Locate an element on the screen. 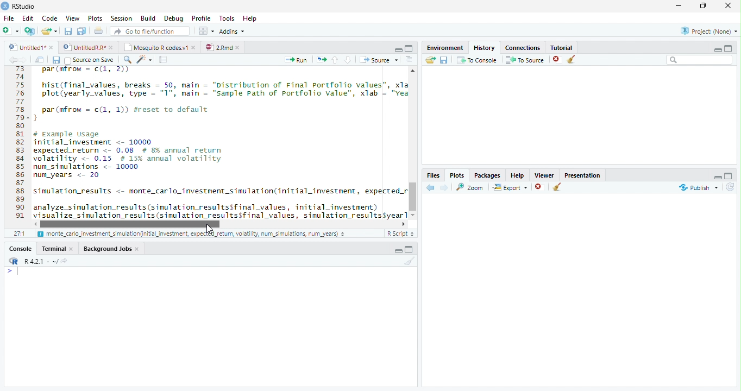 Image resolution: width=741 pixels, height=391 pixels. Line Numbers is located at coordinates (19, 147).